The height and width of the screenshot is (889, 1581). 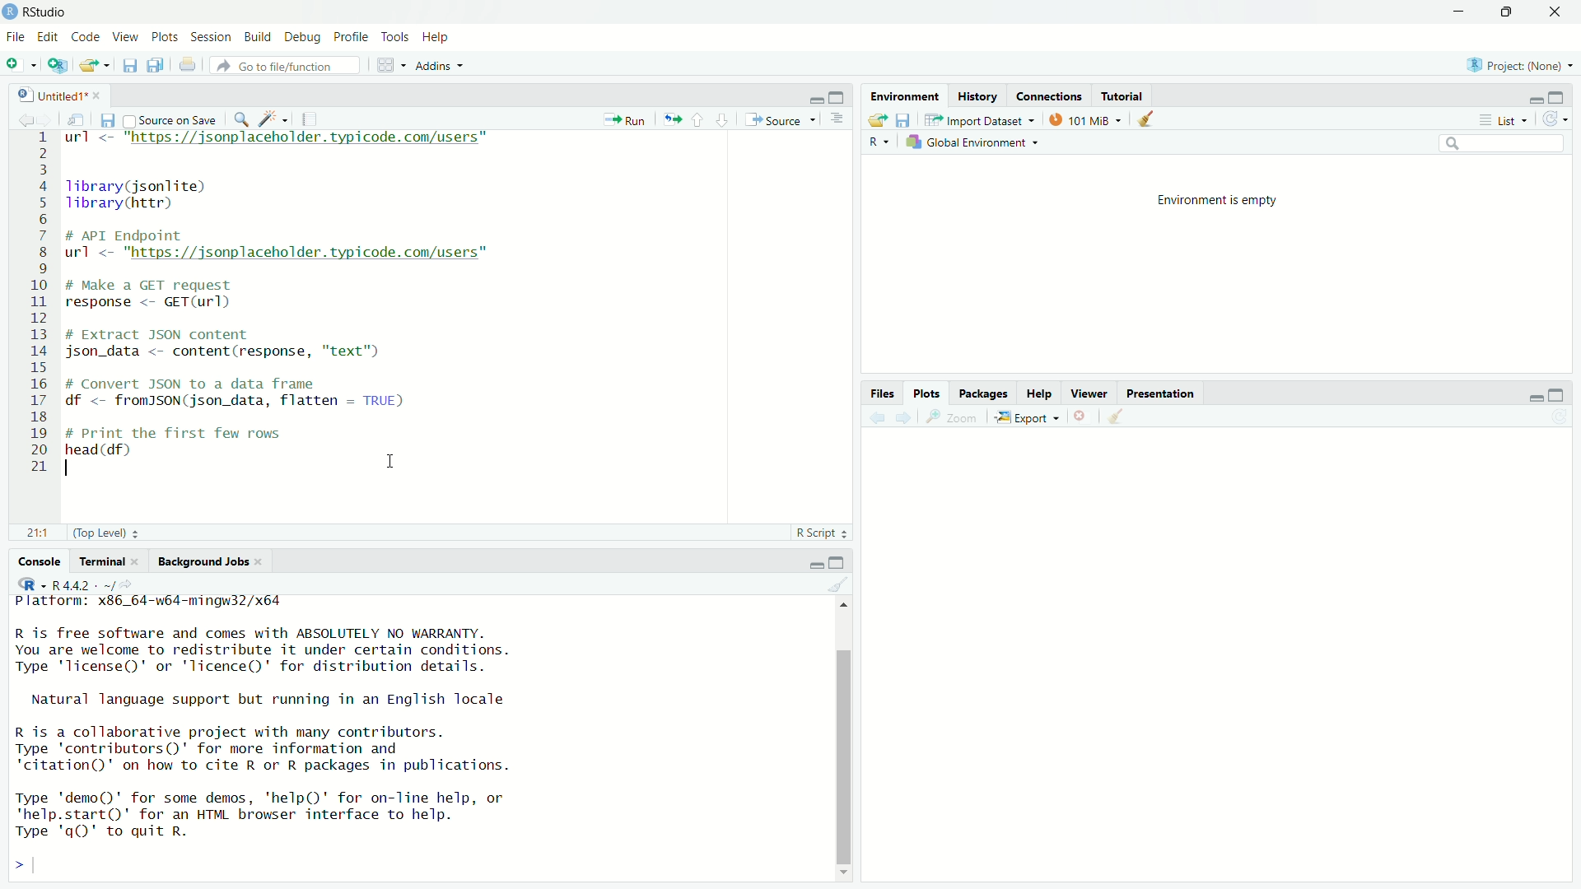 What do you see at coordinates (1122, 95) in the screenshot?
I see `Tutorial` at bounding box center [1122, 95].